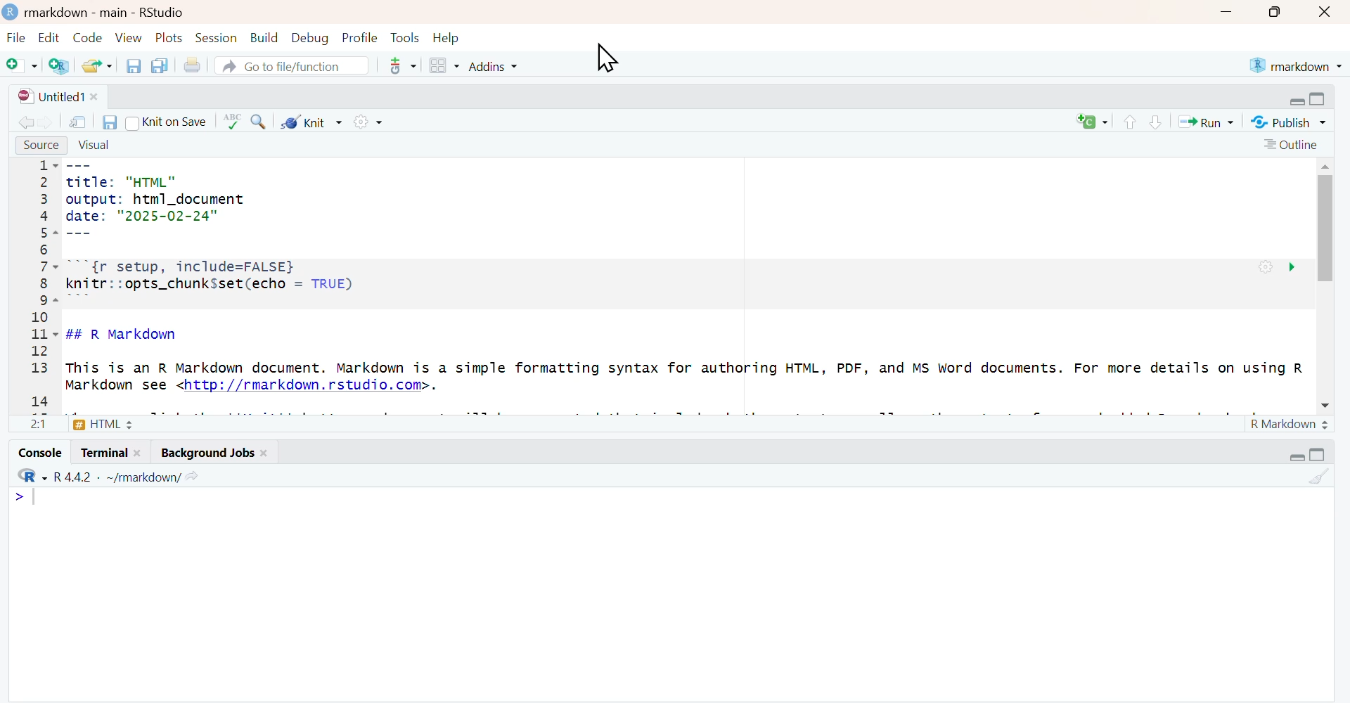 The image size is (1350, 703). Describe the element at coordinates (109, 12) in the screenshot. I see `Rmarkdown - main - RStudio` at that location.